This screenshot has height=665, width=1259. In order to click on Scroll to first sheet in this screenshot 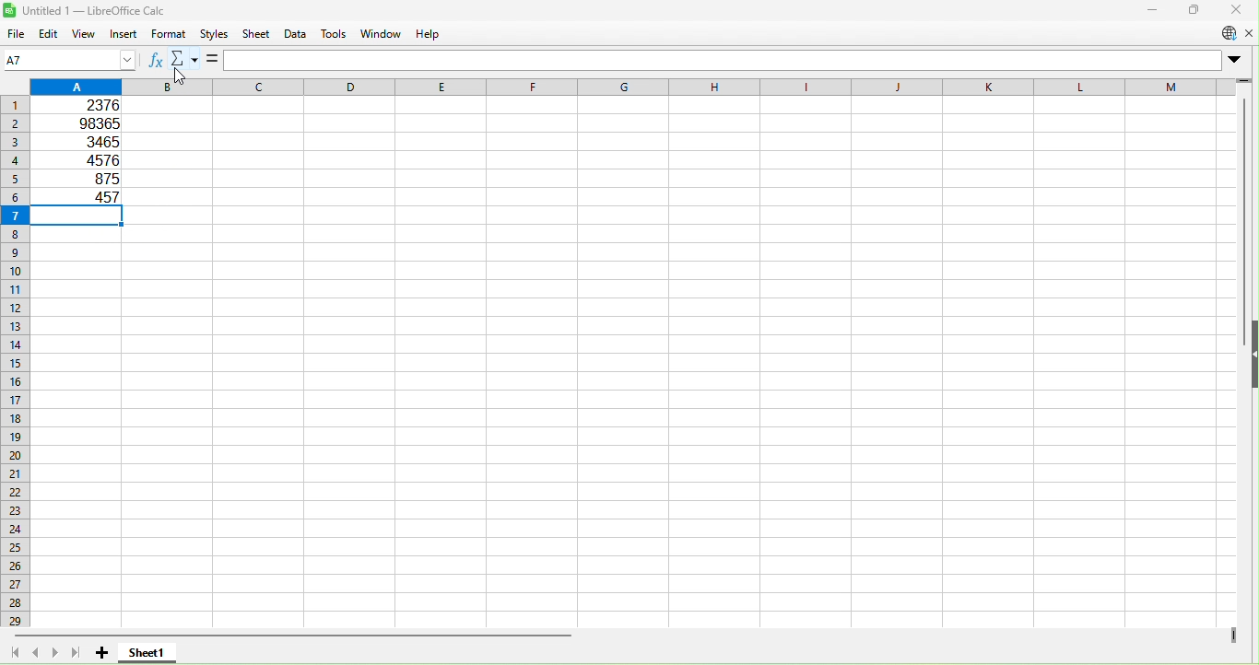, I will do `click(14, 650)`.